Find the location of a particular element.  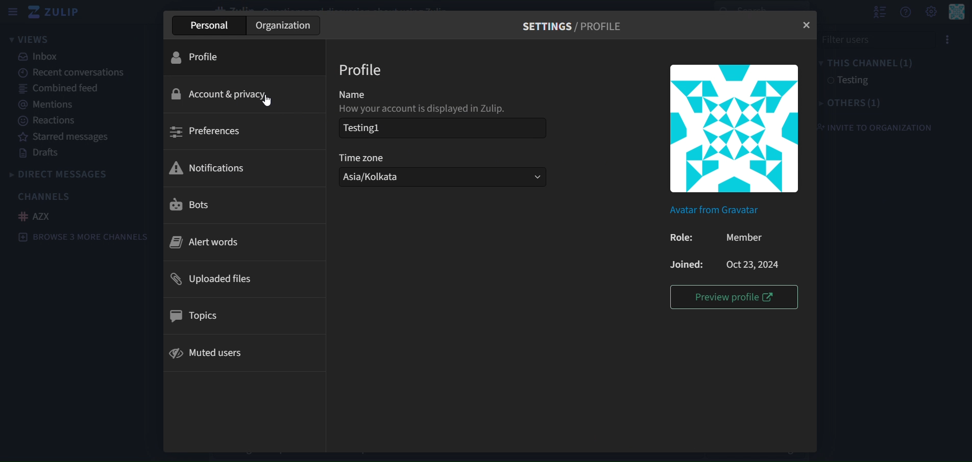

topics is located at coordinates (196, 316).